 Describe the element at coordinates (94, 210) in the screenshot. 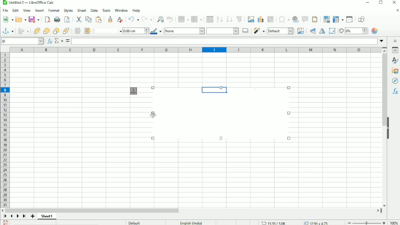

I see `Horizontal scrollbar` at that location.